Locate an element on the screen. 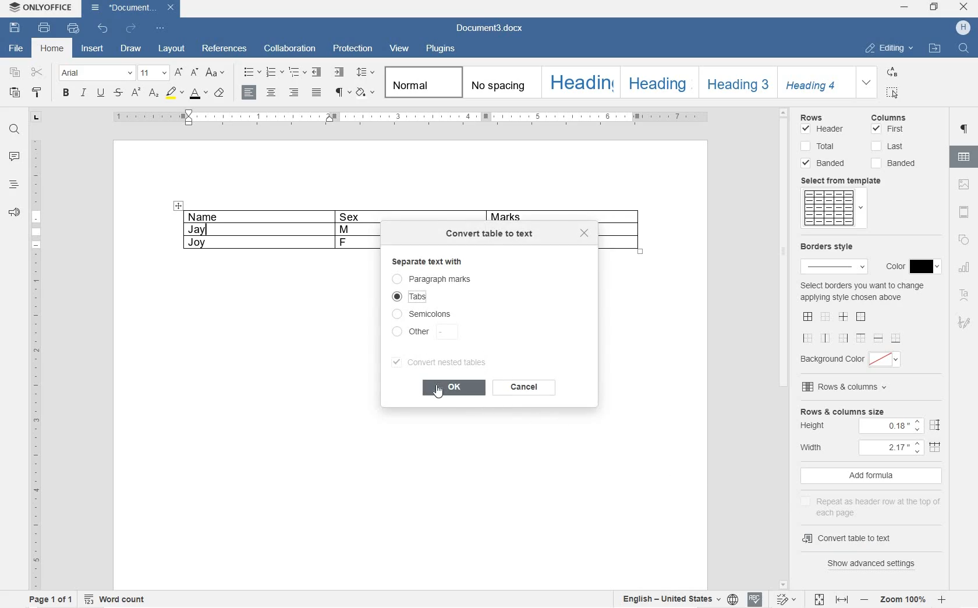  HEADERS & FOOTERS is located at coordinates (964, 211).